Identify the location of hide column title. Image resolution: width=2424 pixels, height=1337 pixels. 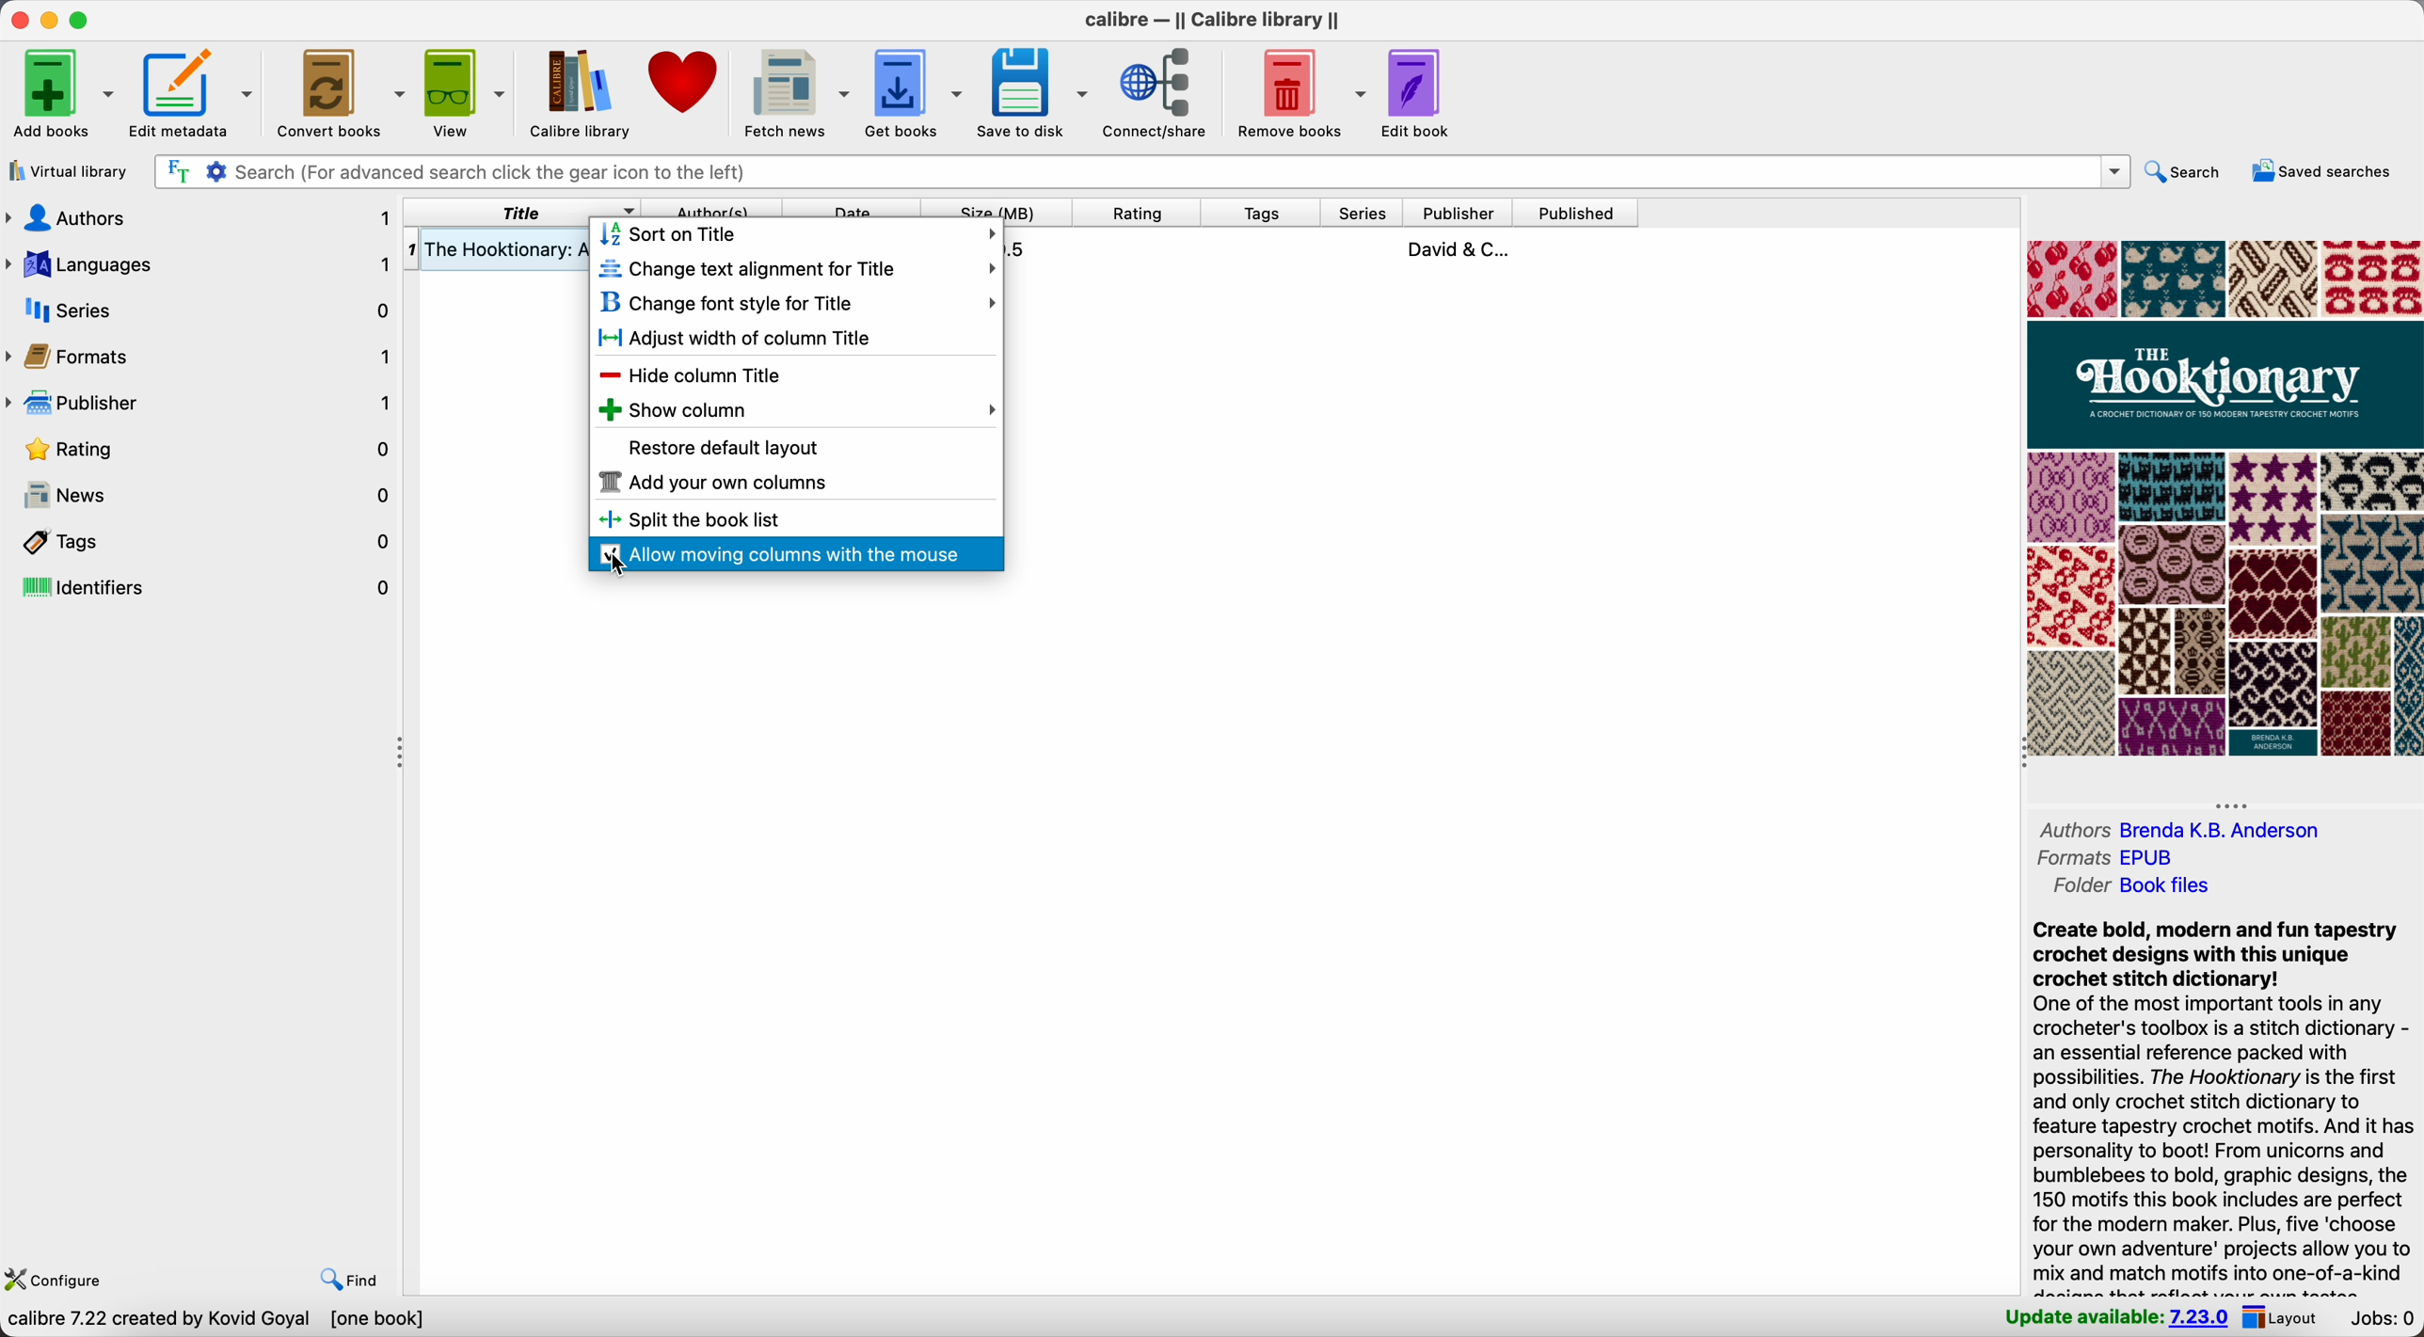
(693, 375).